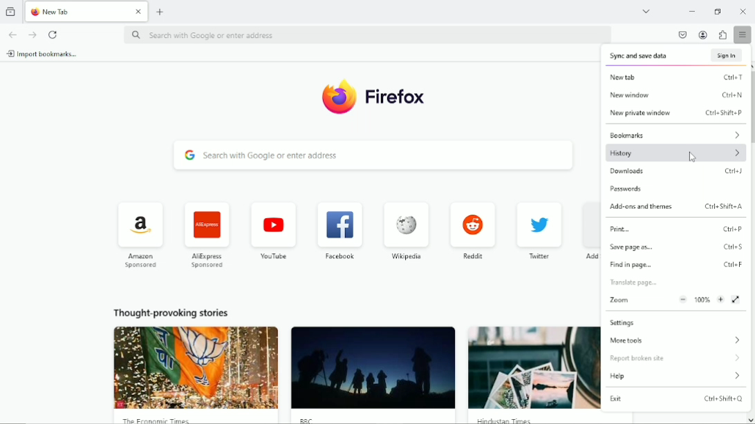 This screenshot has height=424, width=755. Describe the element at coordinates (675, 341) in the screenshot. I see `More tools >` at that location.